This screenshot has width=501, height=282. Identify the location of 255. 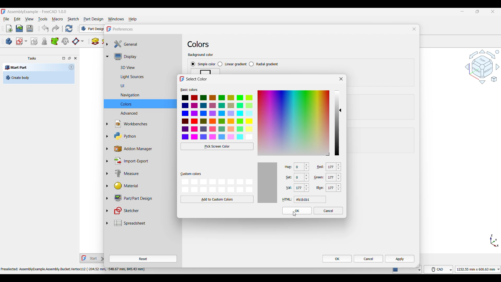
(334, 188).